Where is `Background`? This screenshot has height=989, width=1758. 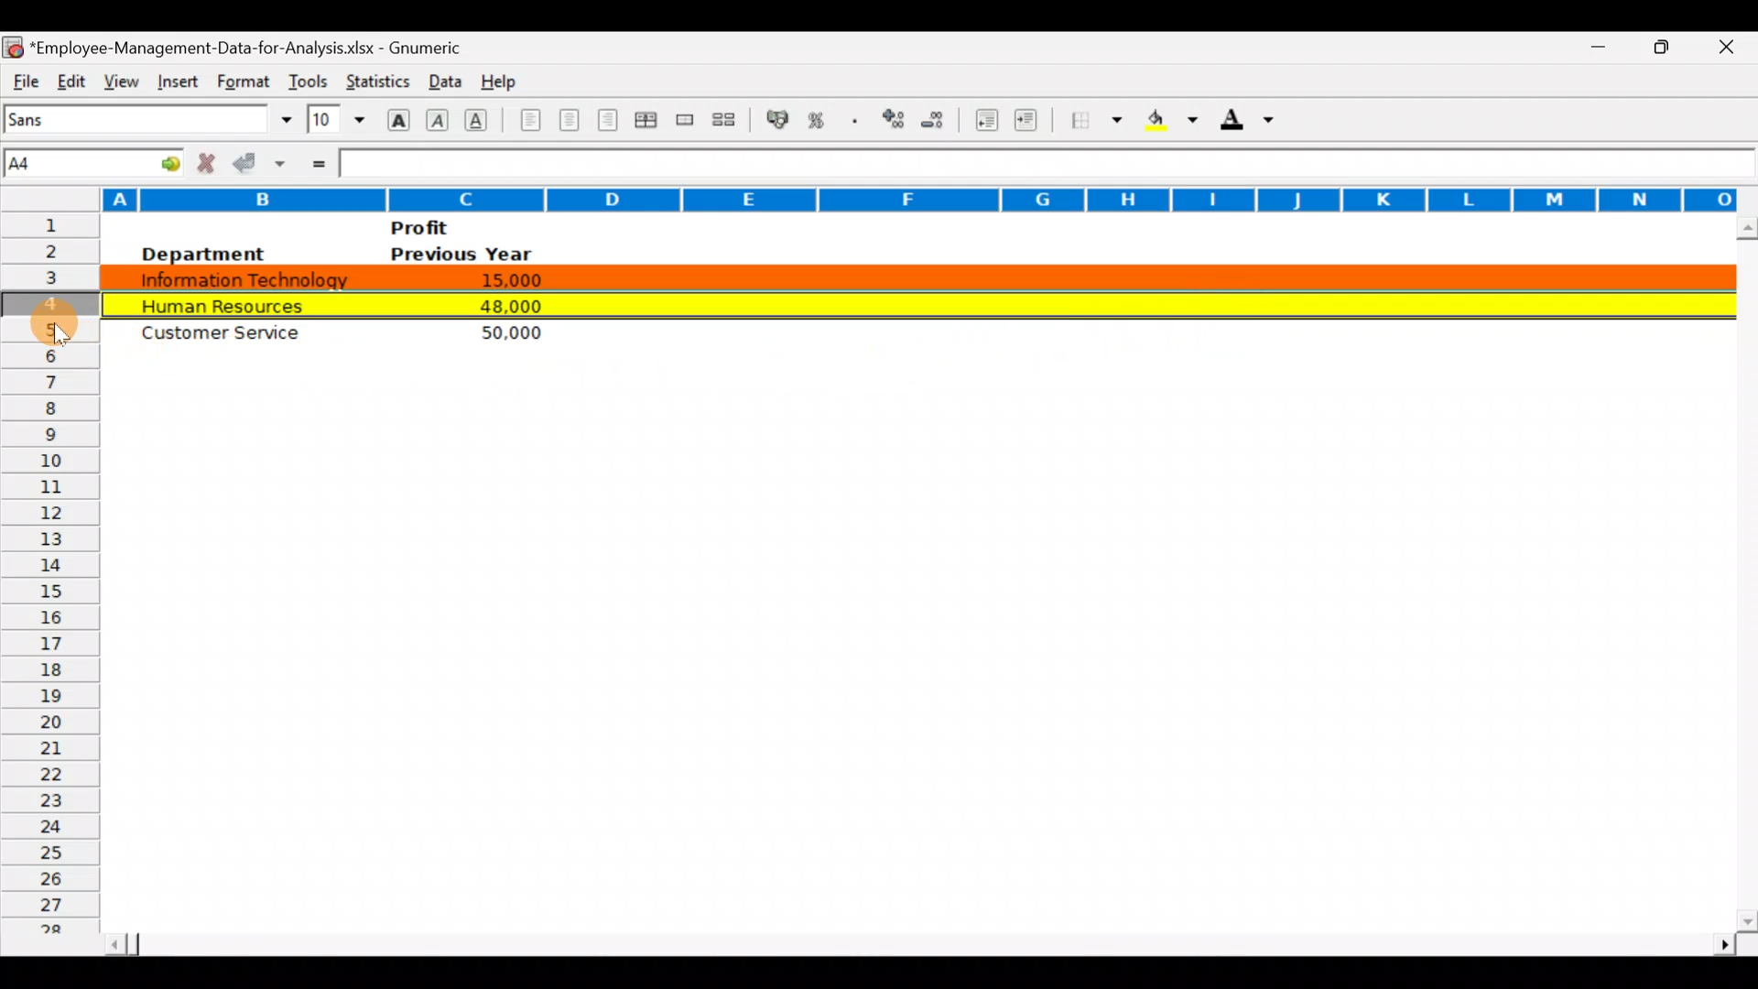
Background is located at coordinates (1170, 125).